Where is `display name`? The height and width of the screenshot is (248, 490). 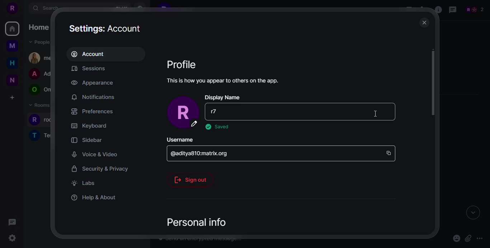
display name is located at coordinates (223, 97).